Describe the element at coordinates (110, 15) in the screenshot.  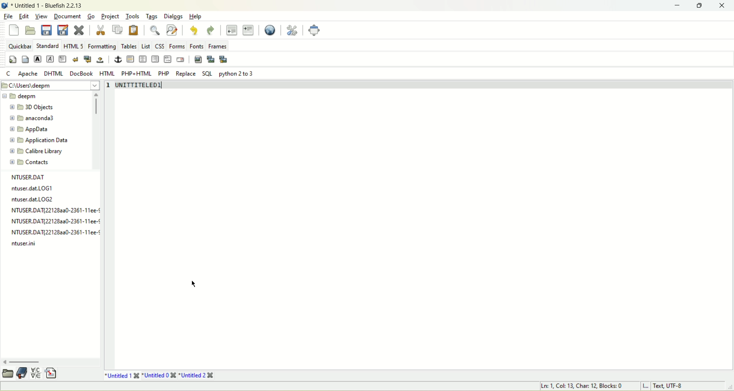
I see `Project` at that location.